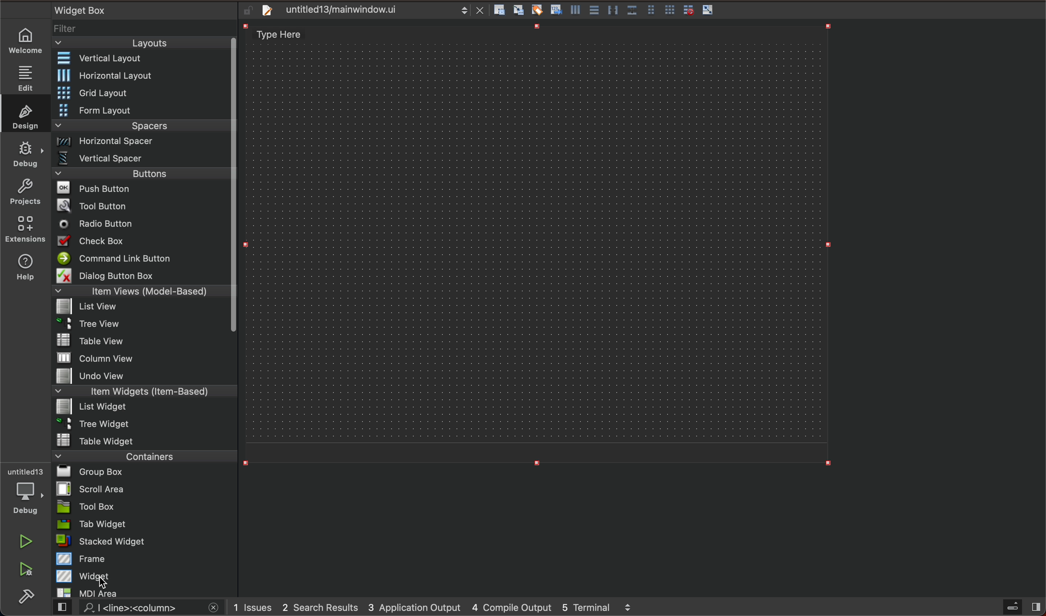 This screenshot has width=1046, height=616. What do you see at coordinates (632, 10) in the screenshot?
I see `` at bounding box center [632, 10].